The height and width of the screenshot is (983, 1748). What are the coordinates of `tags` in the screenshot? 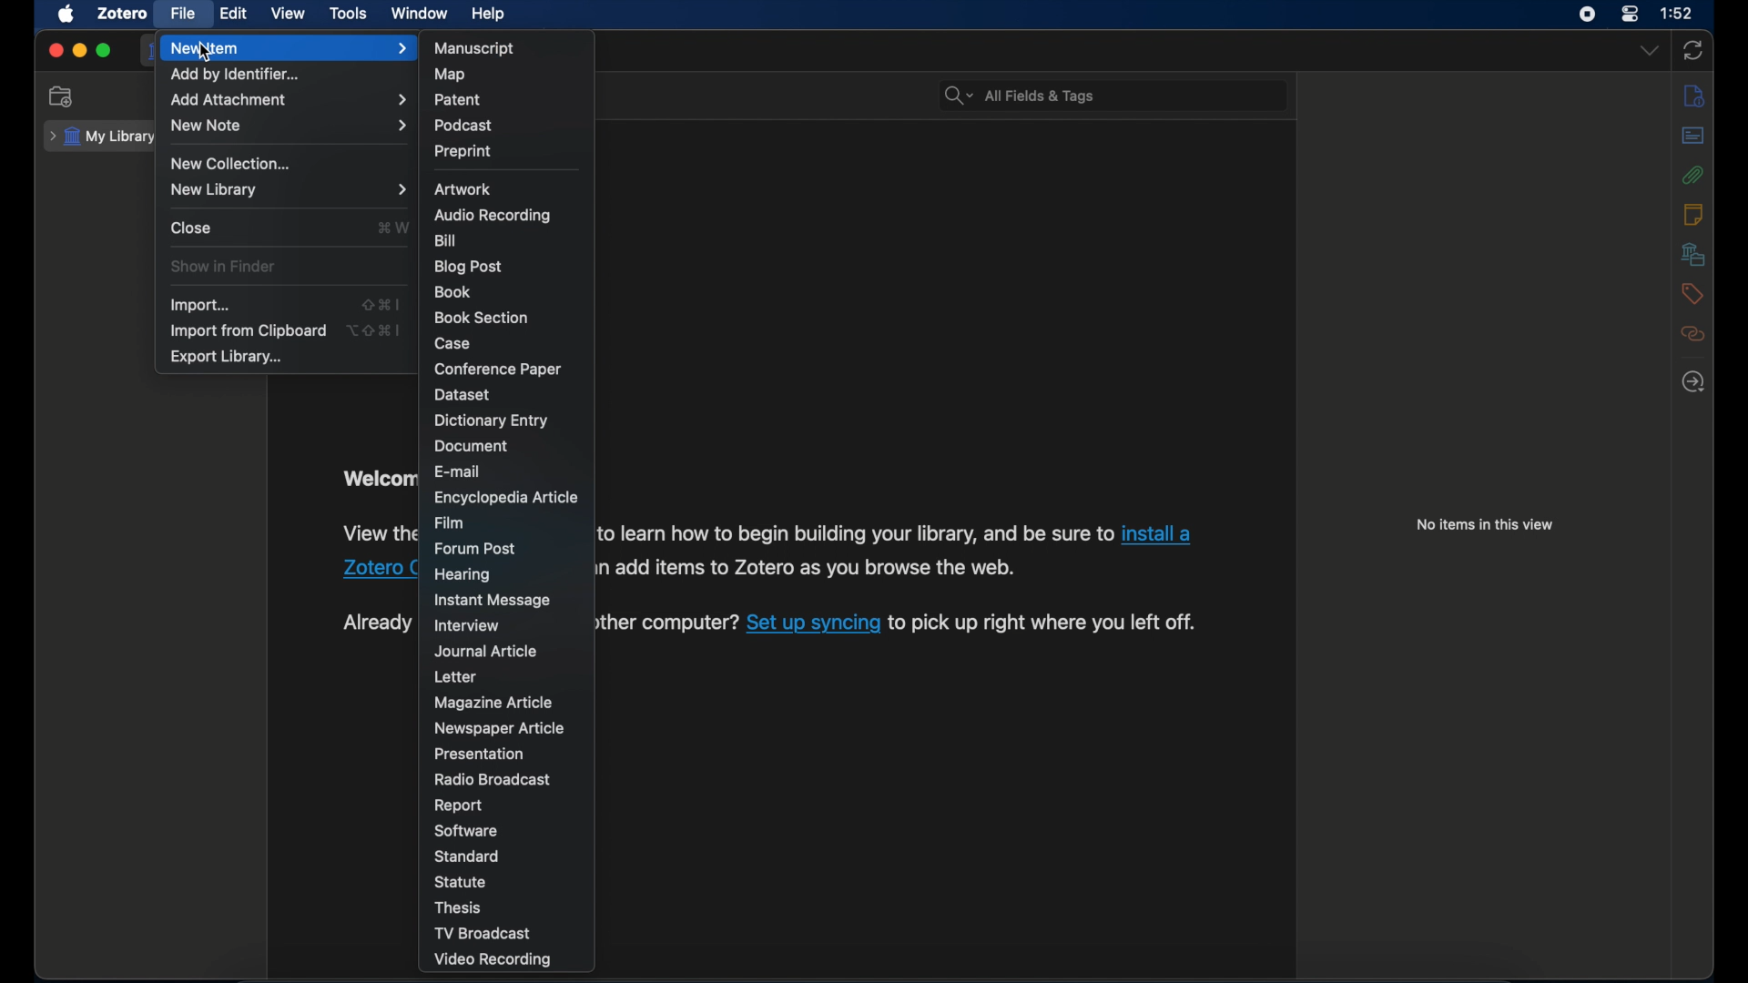 It's located at (1693, 294).